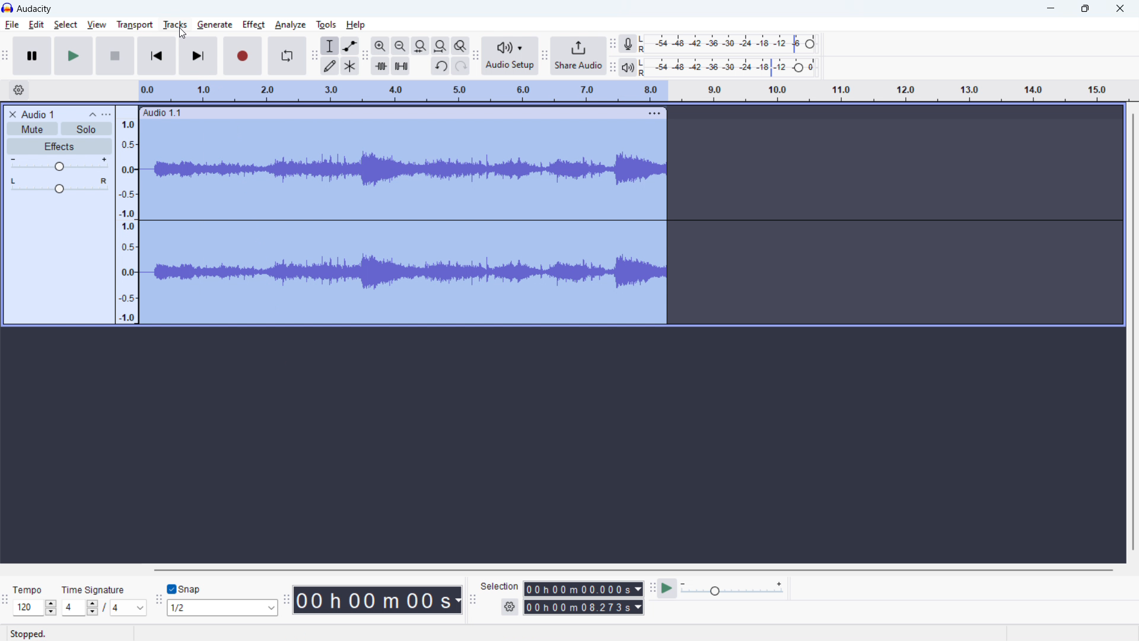 This screenshot has width=1139, height=641. Describe the element at coordinates (612, 66) in the screenshot. I see `playback meter toolbar` at that location.